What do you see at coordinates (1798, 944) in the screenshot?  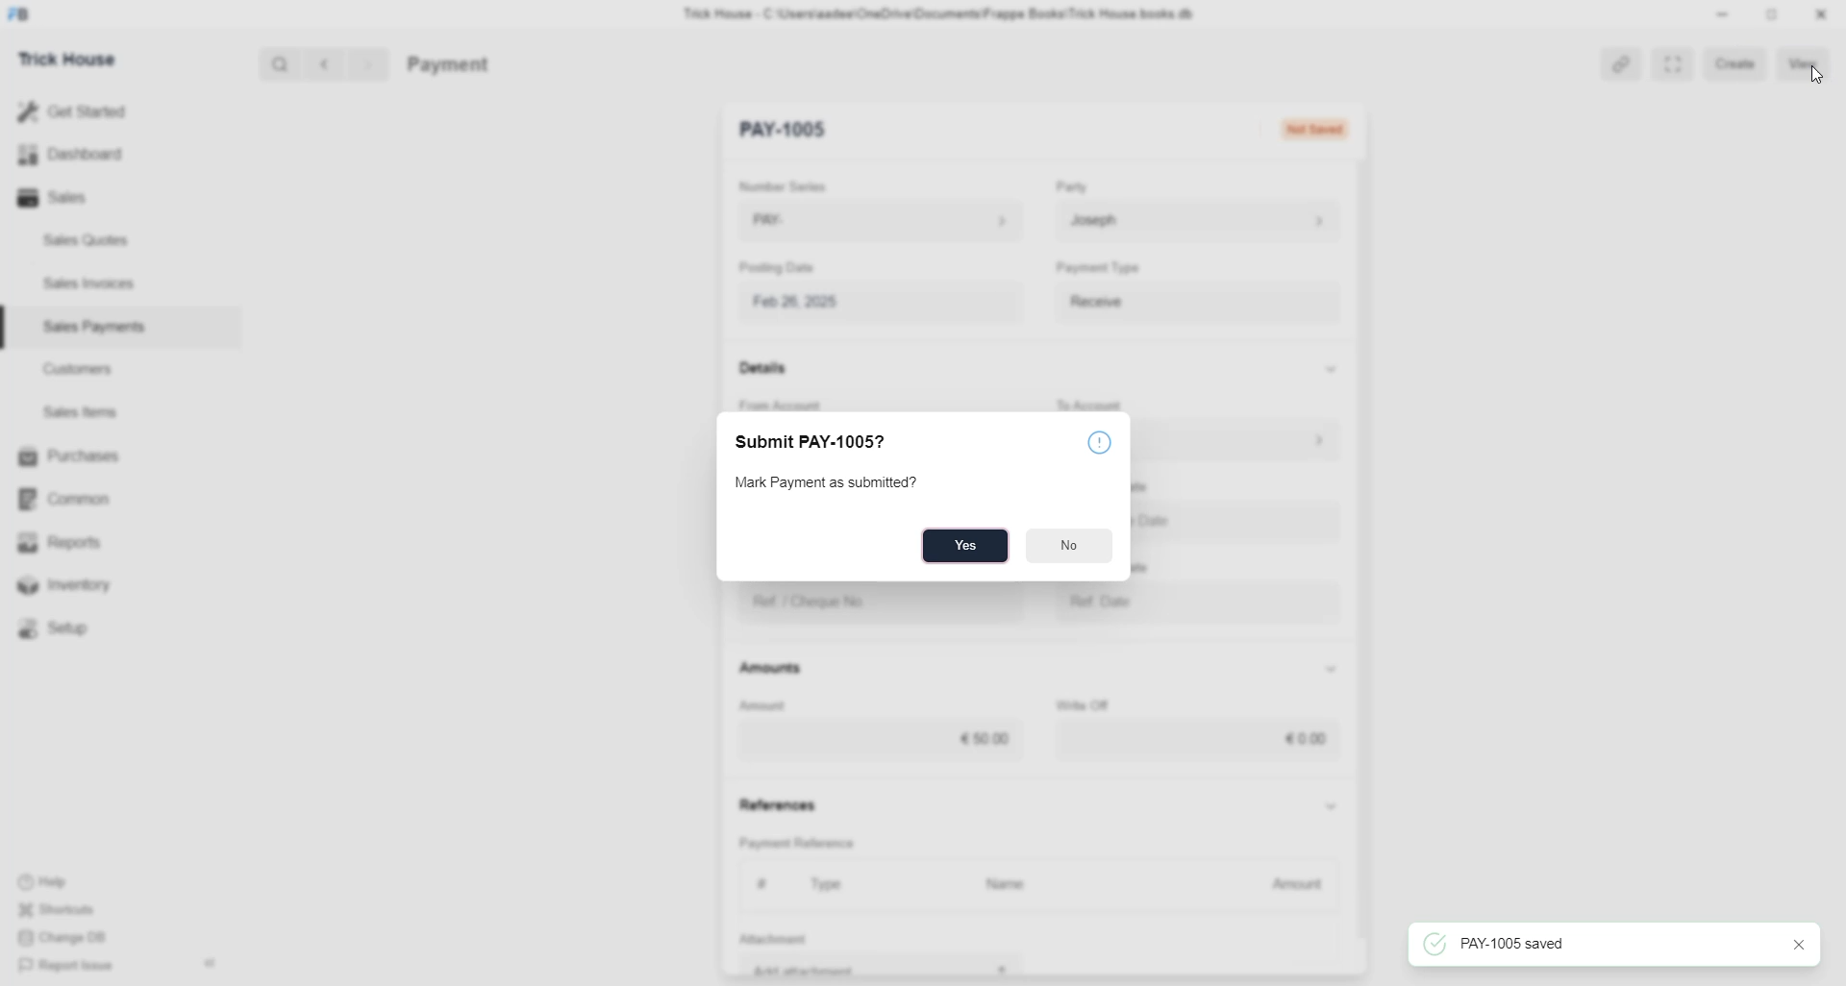 I see `close` at bounding box center [1798, 944].